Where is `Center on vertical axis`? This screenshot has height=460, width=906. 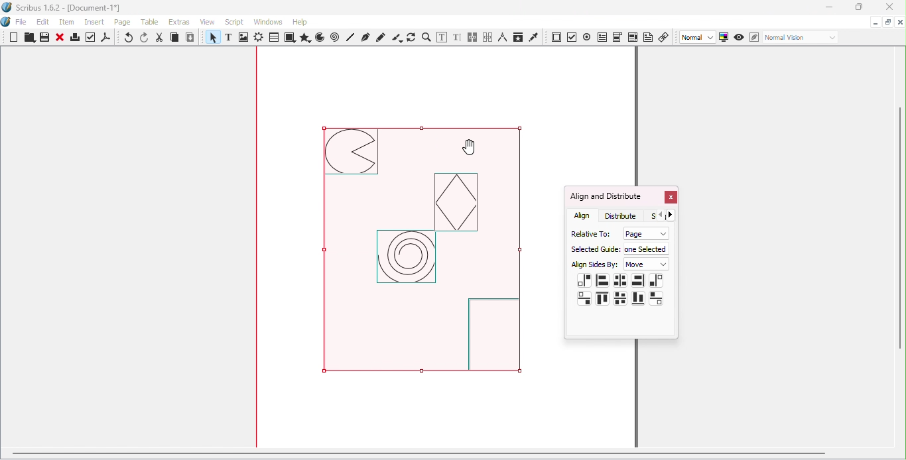 Center on vertical axis is located at coordinates (619, 280).